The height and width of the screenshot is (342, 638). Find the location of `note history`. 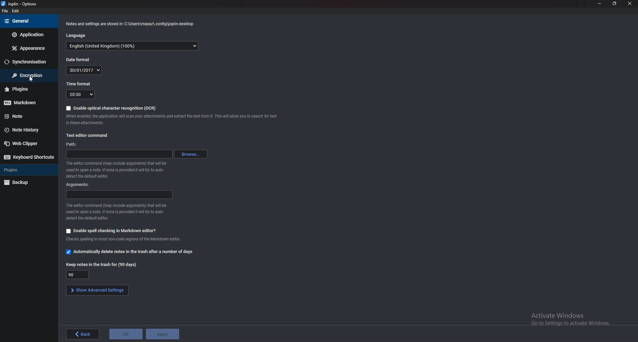

note history is located at coordinates (27, 130).